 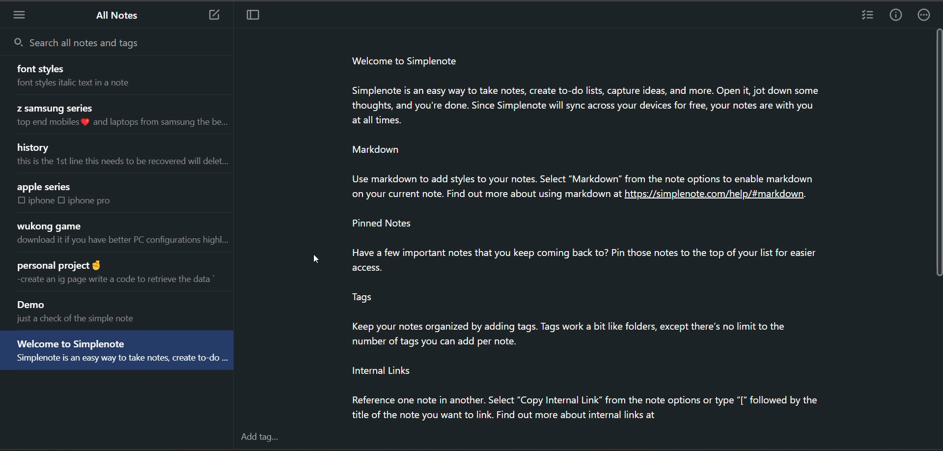 What do you see at coordinates (937, 154) in the screenshot?
I see `vertical scroll bar` at bounding box center [937, 154].